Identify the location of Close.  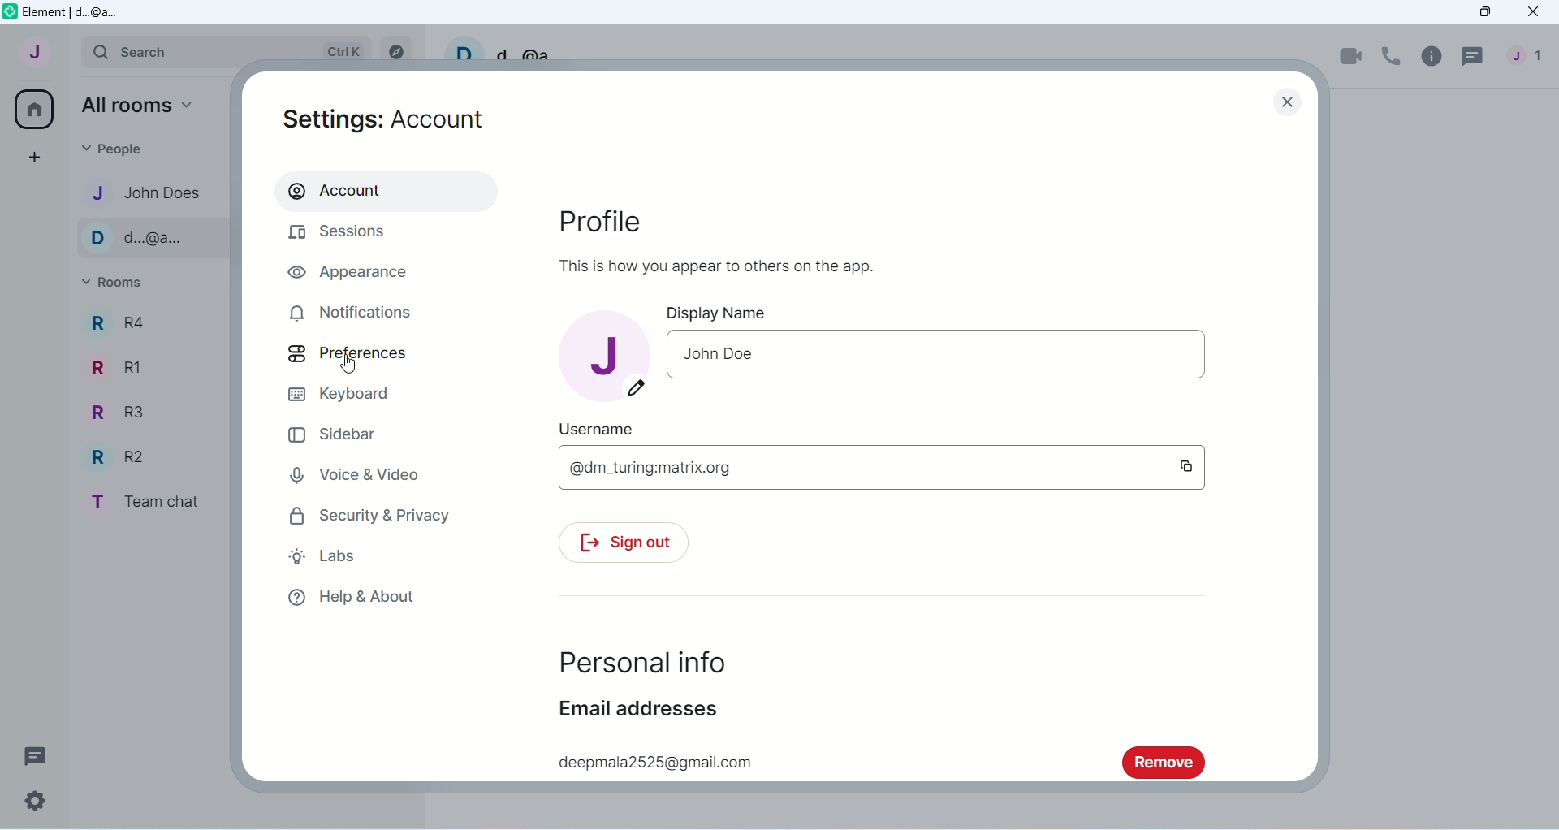
(1536, 11).